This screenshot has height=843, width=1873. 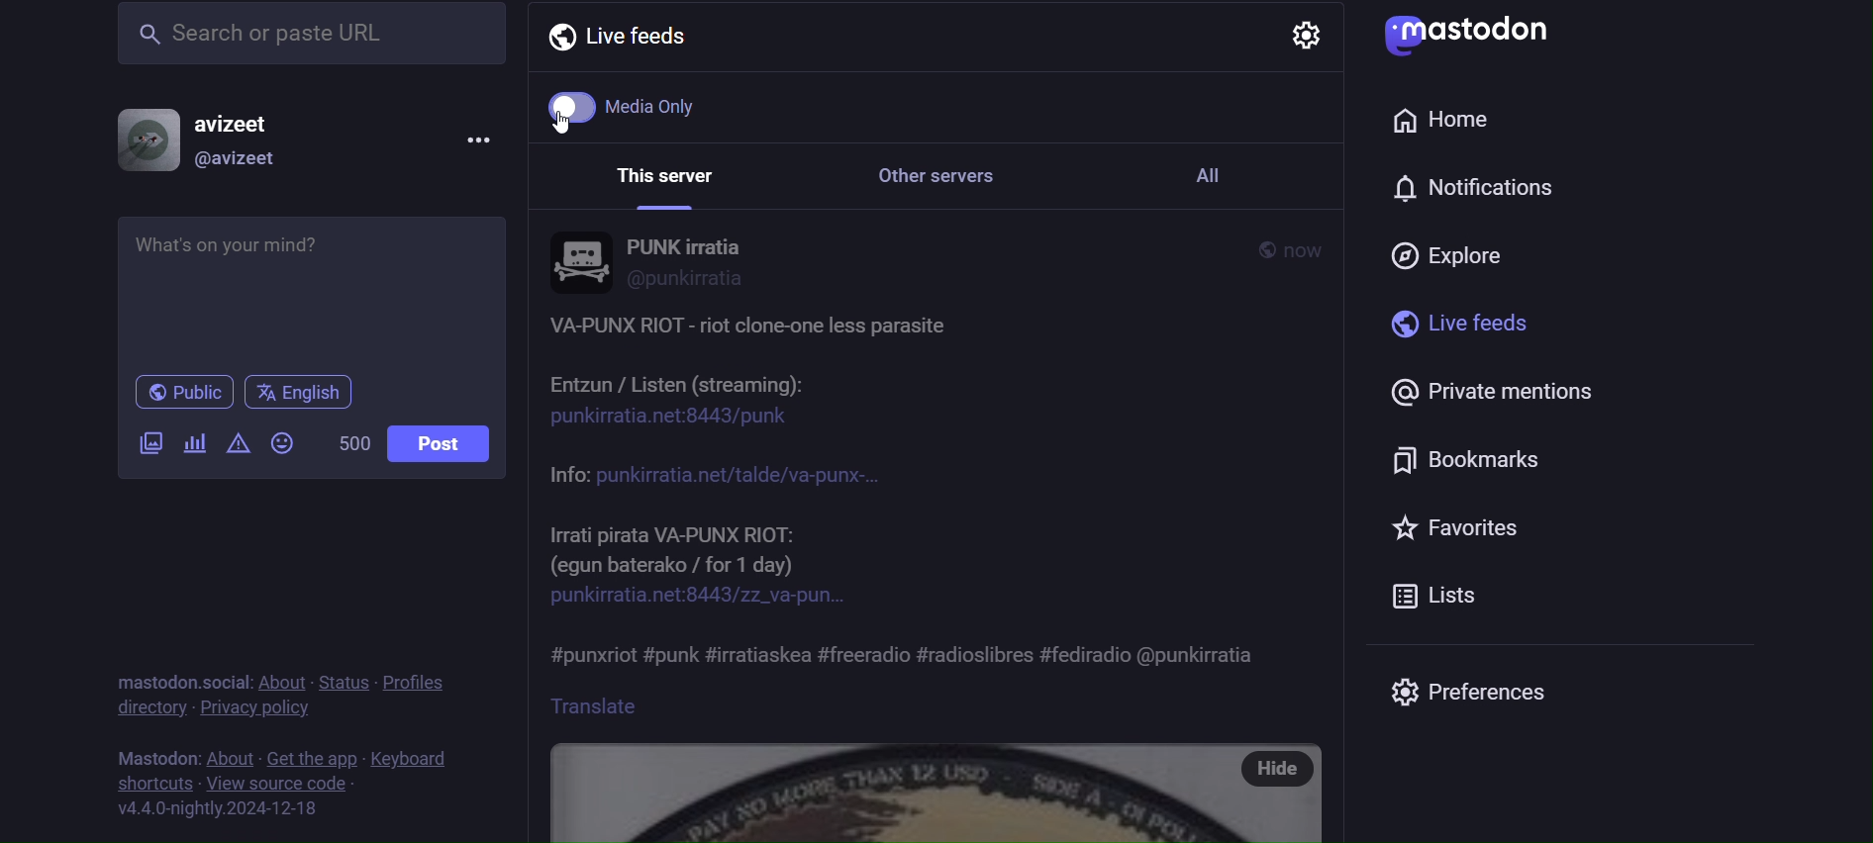 What do you see at coordinates (305, 39) in the screenshot?
I see `search` at bounding box center [305, 39].